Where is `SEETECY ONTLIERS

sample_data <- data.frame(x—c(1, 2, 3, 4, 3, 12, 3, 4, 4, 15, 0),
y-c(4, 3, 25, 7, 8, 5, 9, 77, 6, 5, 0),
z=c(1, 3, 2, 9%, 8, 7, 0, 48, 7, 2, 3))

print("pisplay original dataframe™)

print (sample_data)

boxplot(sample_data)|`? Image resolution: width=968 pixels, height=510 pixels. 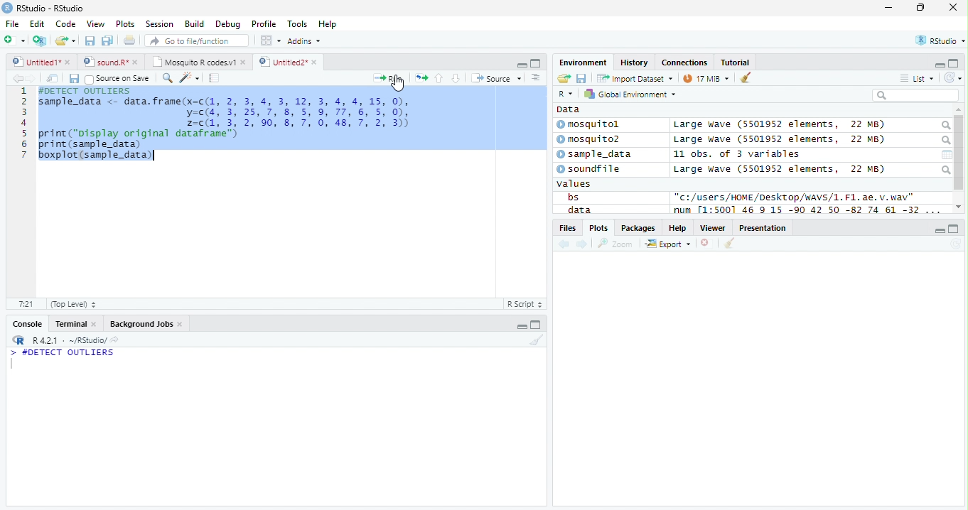 SEETECY ONTLIERS

sample_data <- data.frame(x—c(1, 2, 3, 4, 3, 12, 3, 4, 4, 15, 0),
y-c(4, 3, 25, 7, 8, 5, 9, 77, 6, 5, 0),
z=c(1, 3, 2, 9%, 8, 7, 0, 48, 7, 2, 3))

print("pisplay original dataframe™)

print (sample_data)

boxplot(sample_data)| is located at coordinates (226, 124).